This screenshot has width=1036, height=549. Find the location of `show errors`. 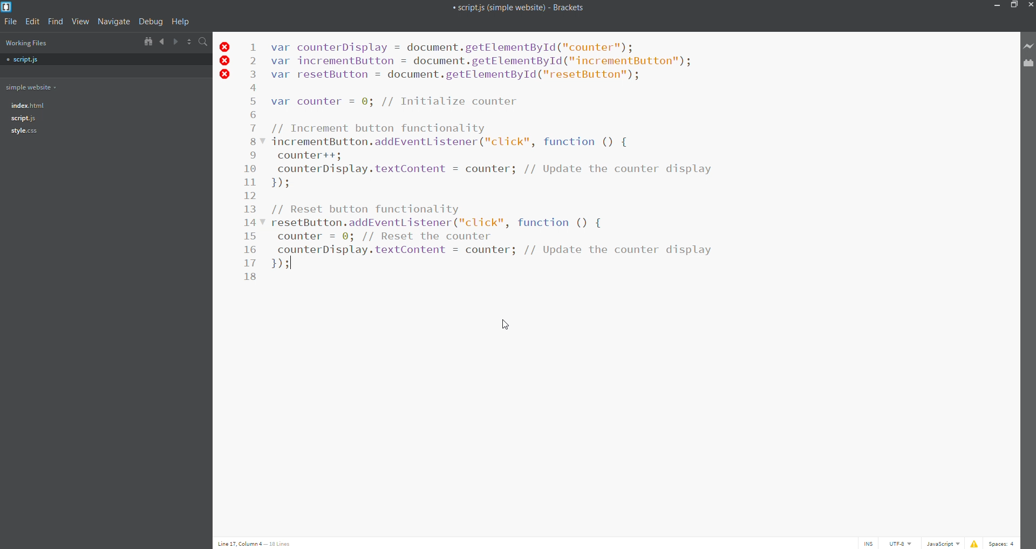

show errors is located at coordinates (974, 543).